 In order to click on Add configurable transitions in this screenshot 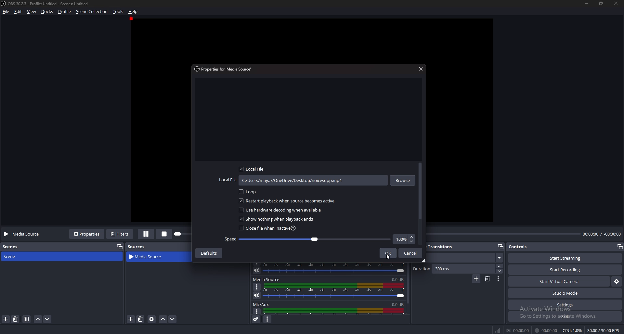, I will do `click(476, 279)`.